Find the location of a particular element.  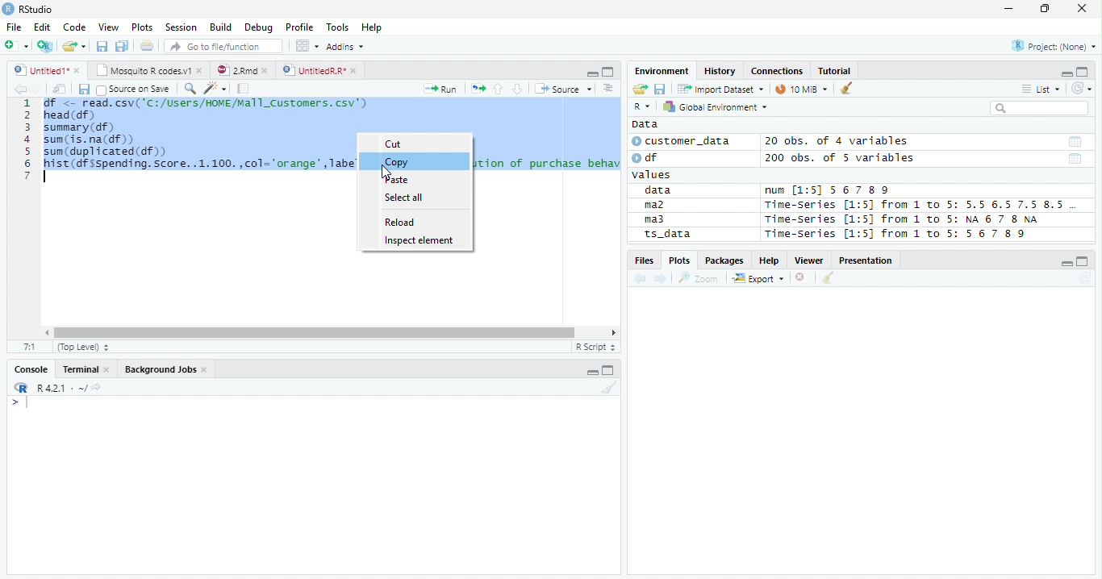

Cut is located at coordinates (395, 144).